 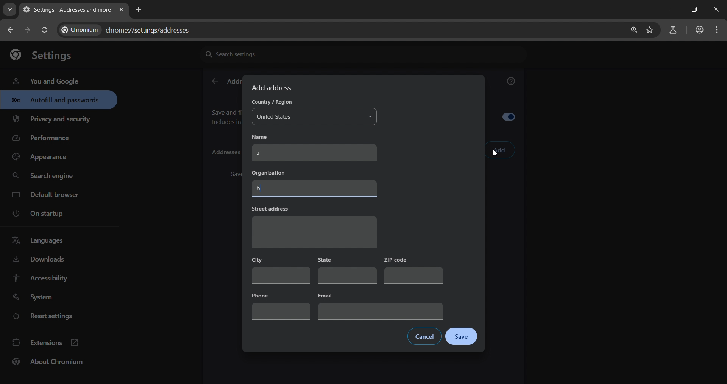 What do you see at coordinates (44, 29) in the screenshot?
I see `reload` at bounding box center [44, 29].